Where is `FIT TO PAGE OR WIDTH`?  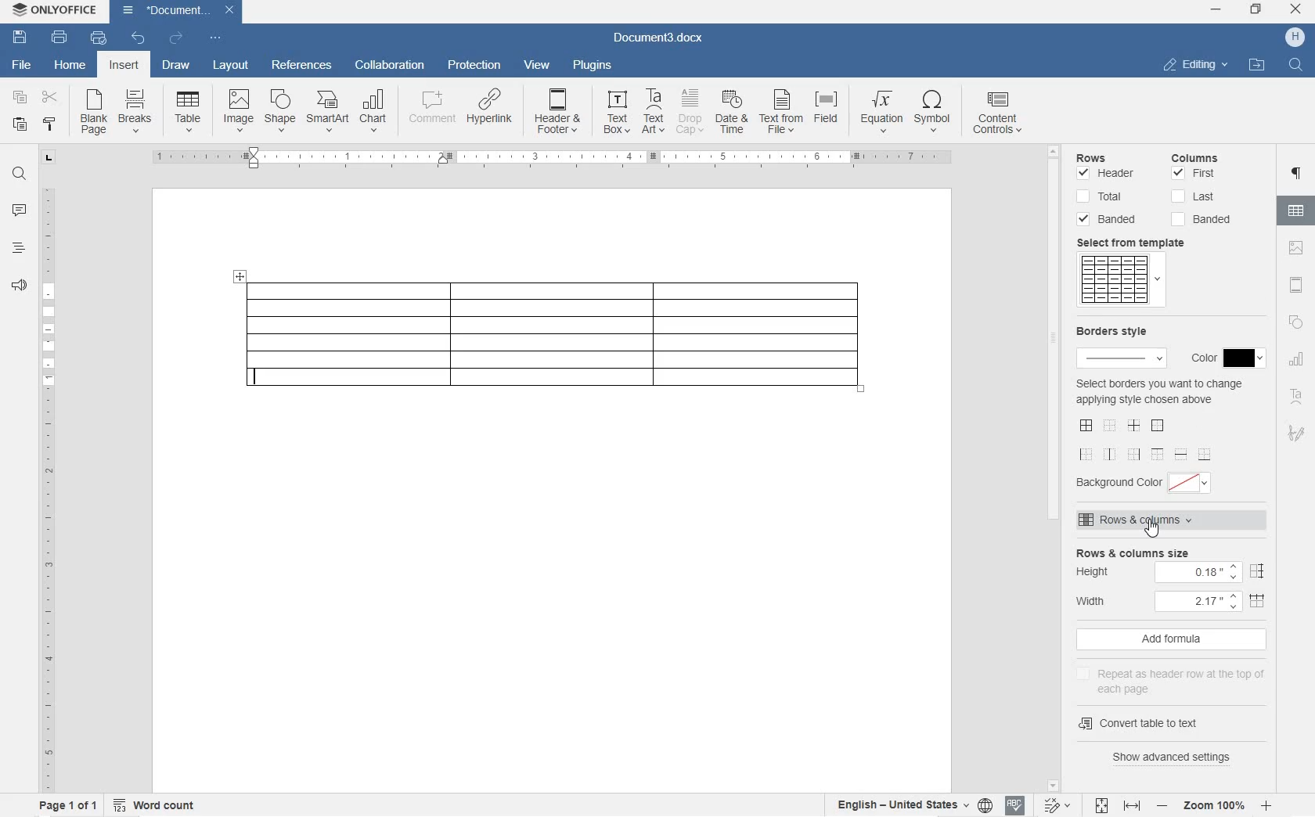
FIT TO PAGE OR WIDTH is located at coordinates (1115, 807).